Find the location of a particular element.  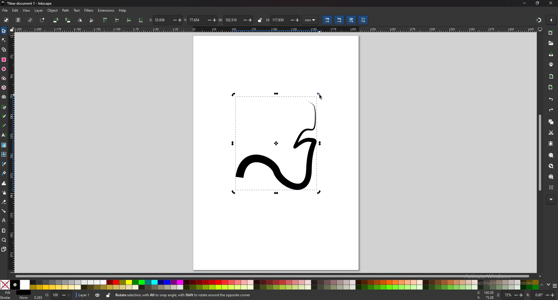

mesh is located at coordinates (4, 154).